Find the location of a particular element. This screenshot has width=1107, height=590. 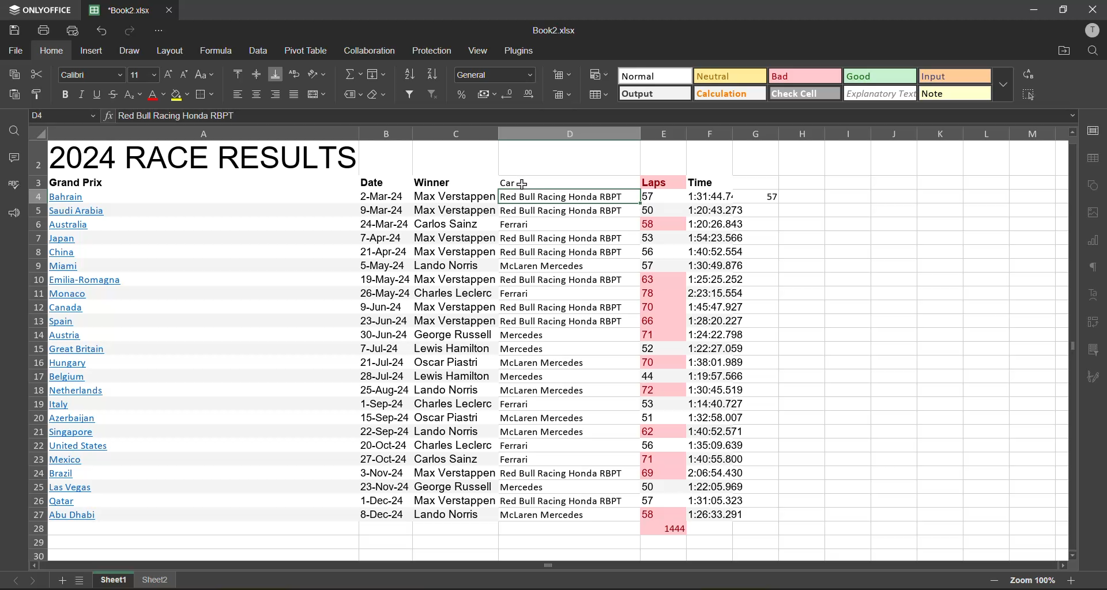

file is located at coordinates (14, 50).